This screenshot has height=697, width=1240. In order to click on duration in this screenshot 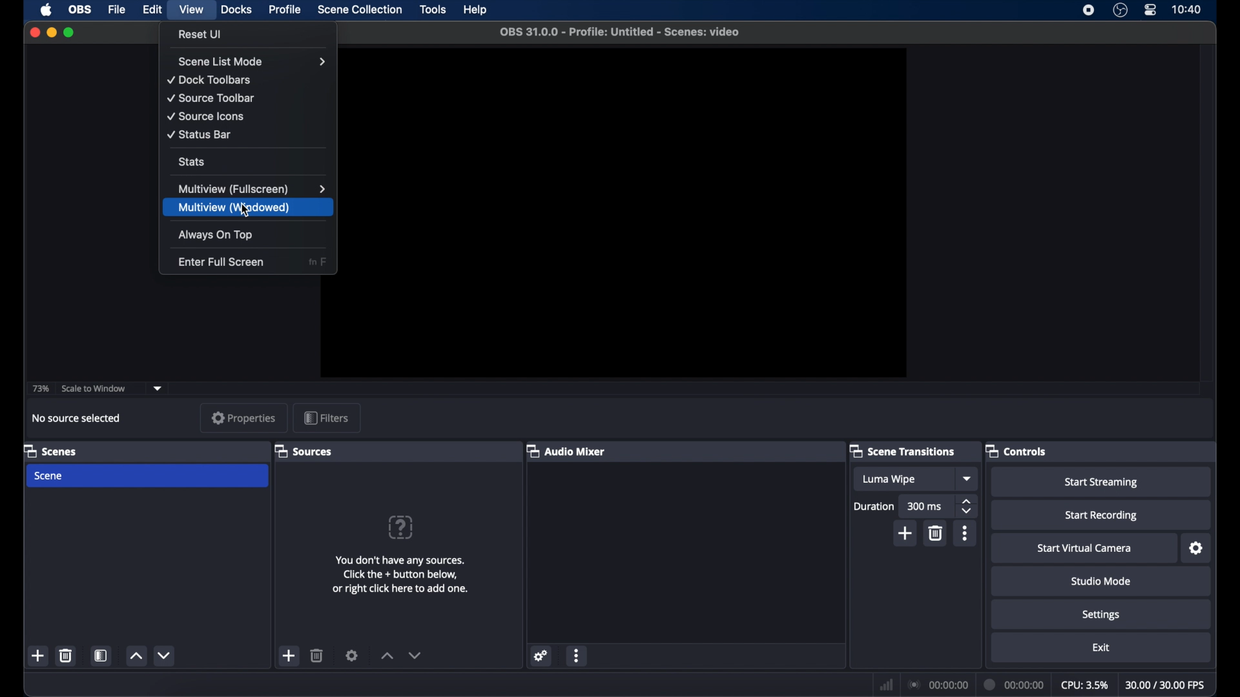, I will do `click(874, 506)`.